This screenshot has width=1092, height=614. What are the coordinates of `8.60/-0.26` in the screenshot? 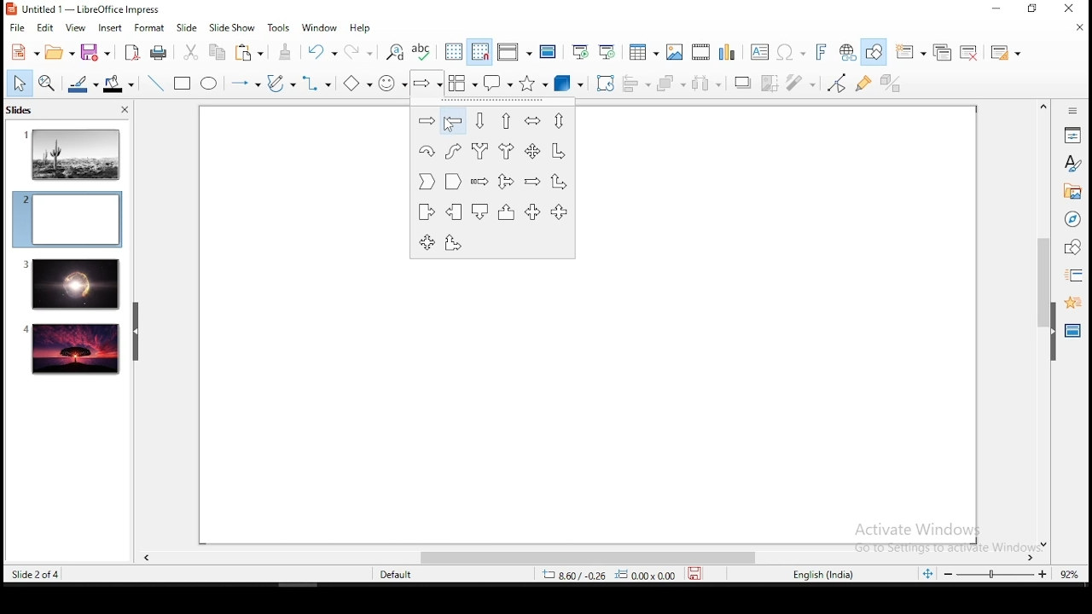 It's located at (574, 576).